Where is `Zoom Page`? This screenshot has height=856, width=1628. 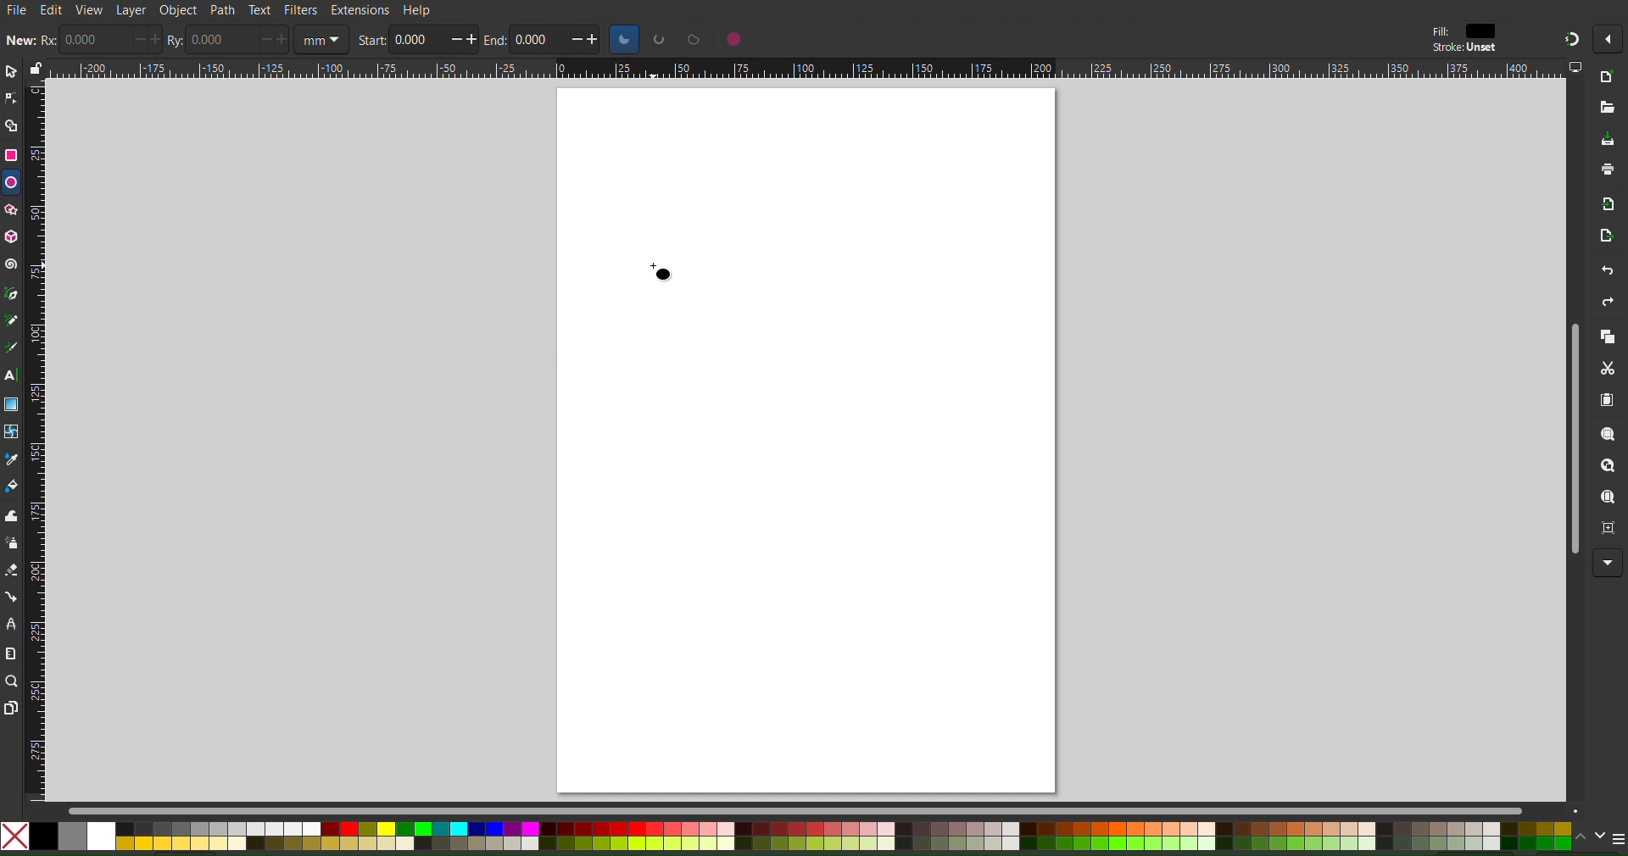
Zoom Page is located at coordinates (1607, 497).